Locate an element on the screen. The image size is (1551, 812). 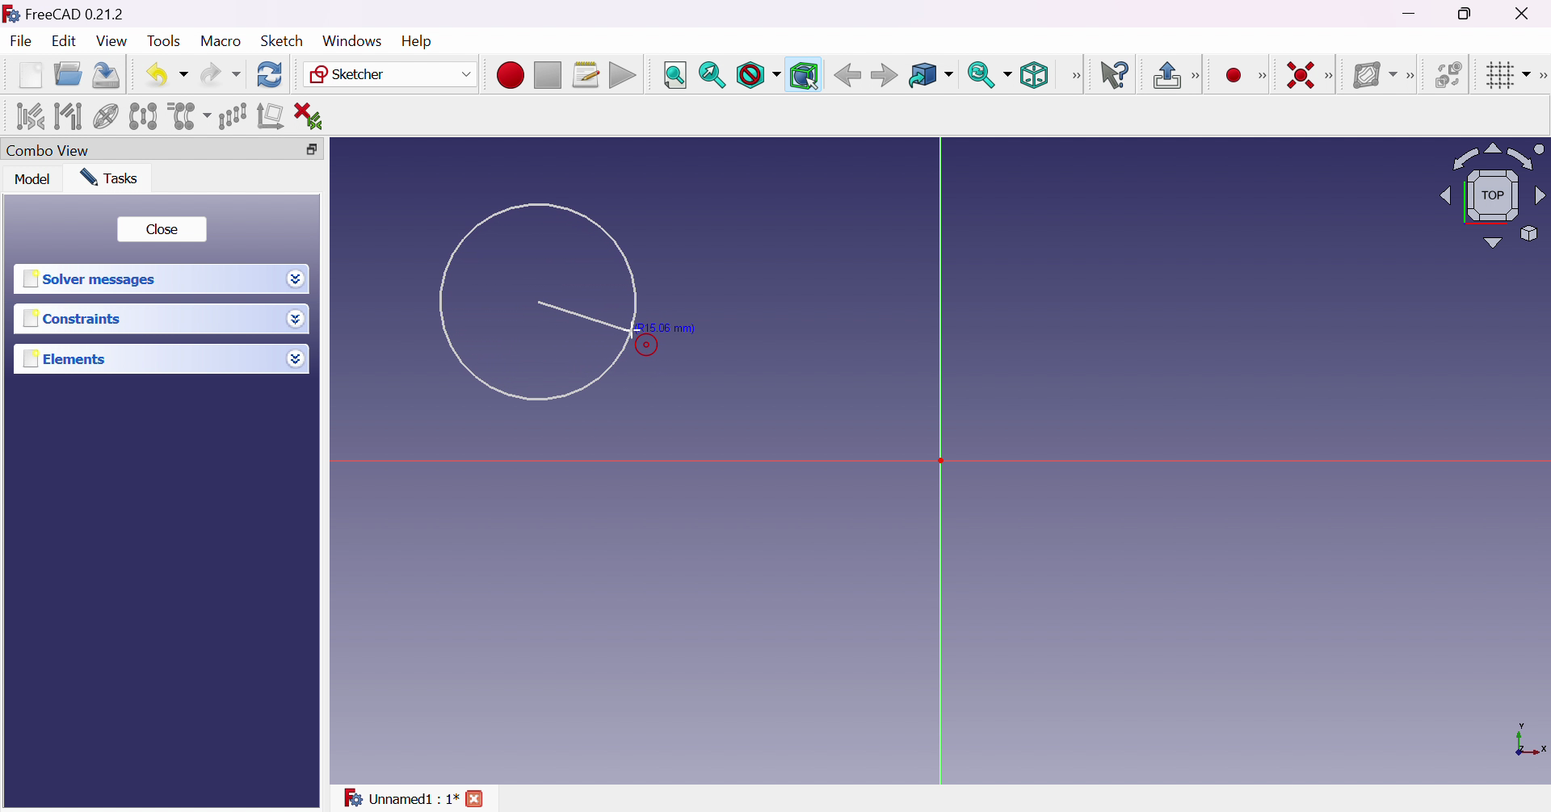
Show/hide internal geometry is located at coordinates (107, 118).